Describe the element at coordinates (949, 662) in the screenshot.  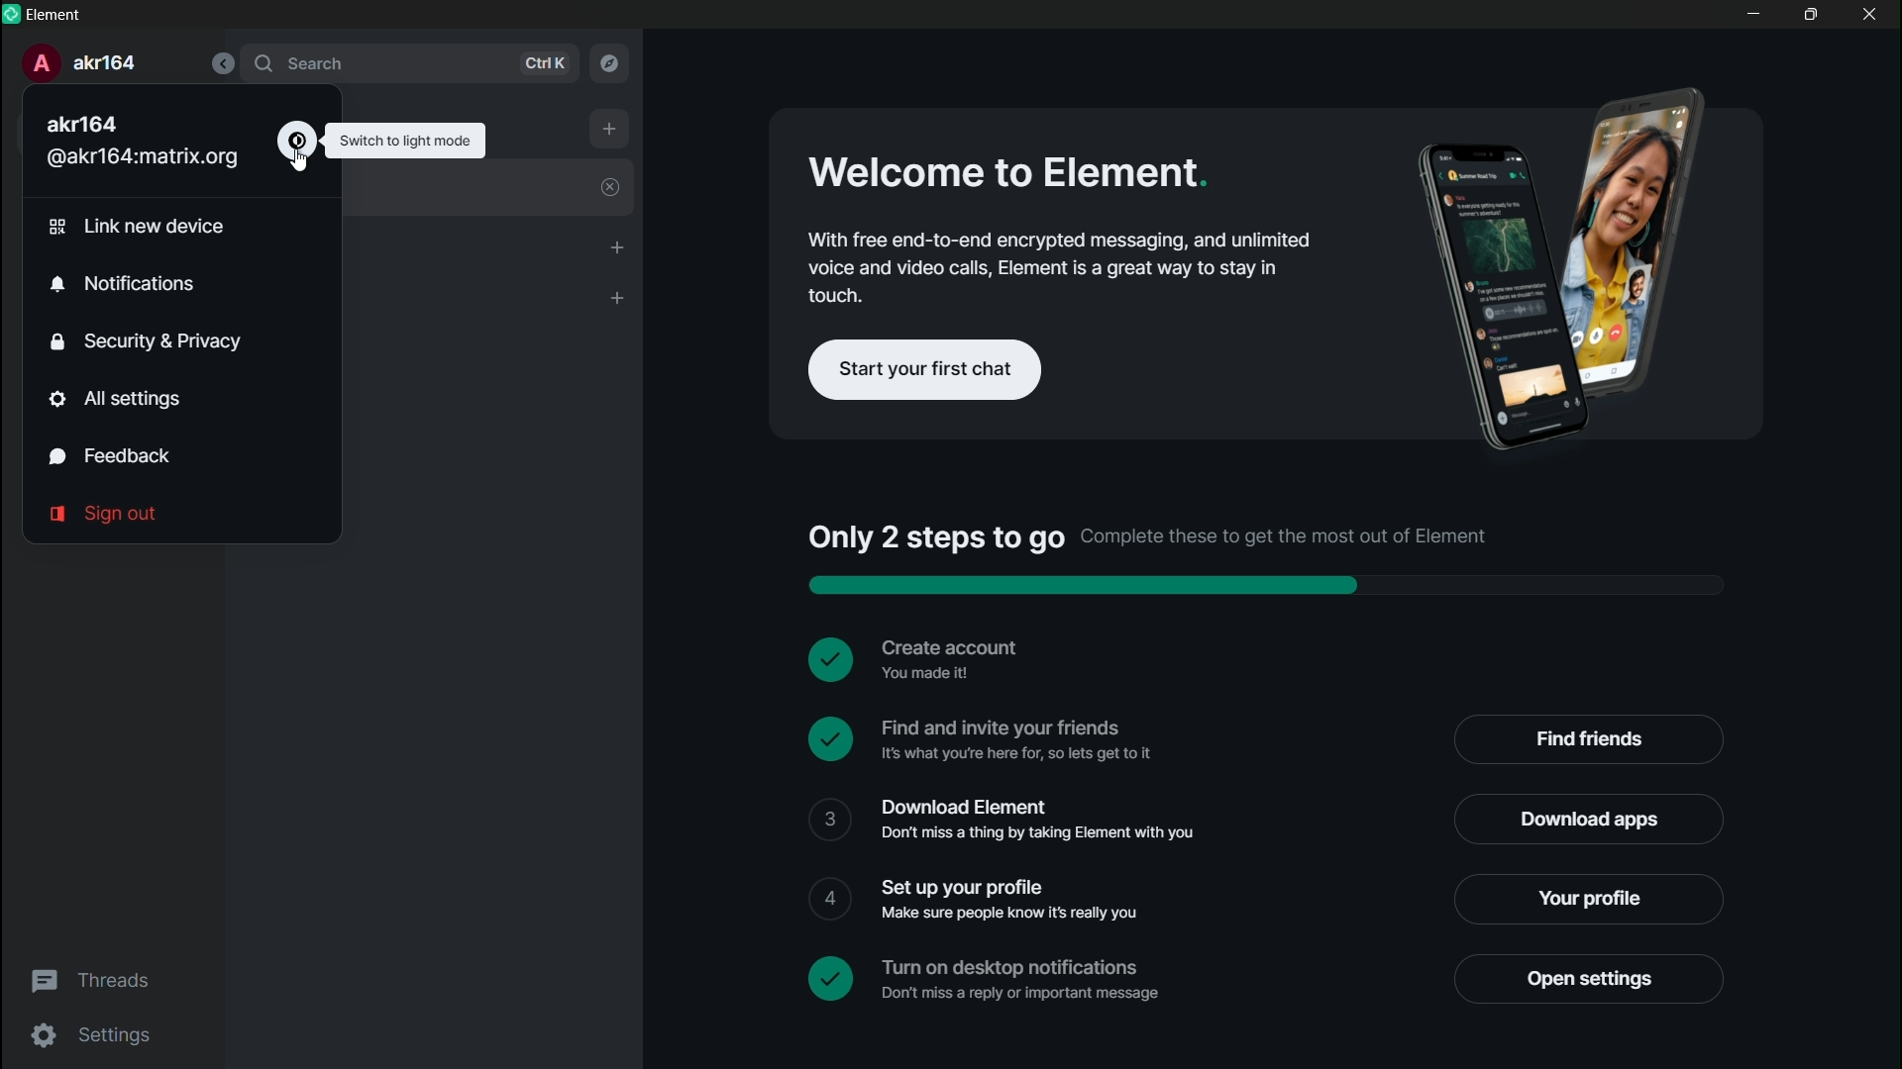
I see `Create account you made it` at that location.